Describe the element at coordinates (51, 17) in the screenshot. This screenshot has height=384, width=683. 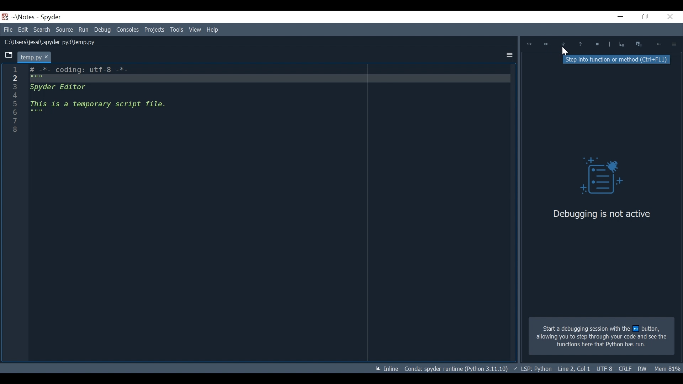
I see `Spyder ` at that location.